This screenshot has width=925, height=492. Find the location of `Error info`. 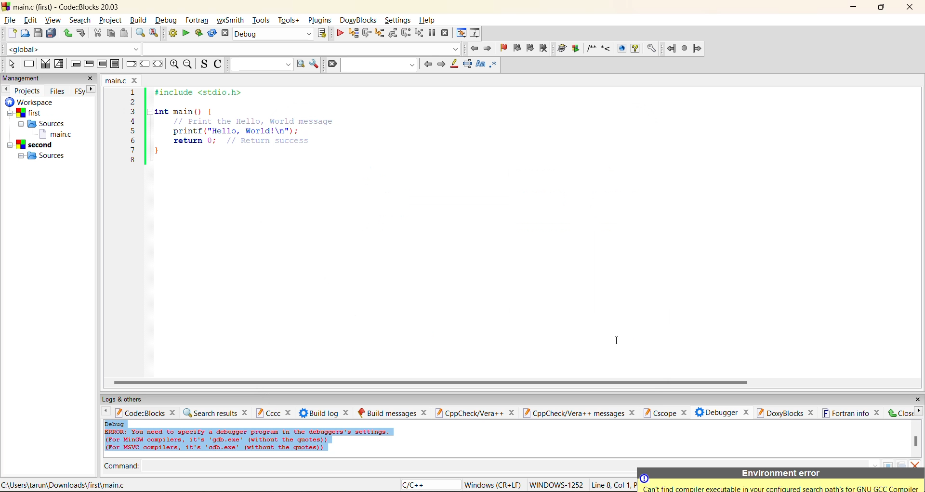

Error info is located at coordinates (249, 440).